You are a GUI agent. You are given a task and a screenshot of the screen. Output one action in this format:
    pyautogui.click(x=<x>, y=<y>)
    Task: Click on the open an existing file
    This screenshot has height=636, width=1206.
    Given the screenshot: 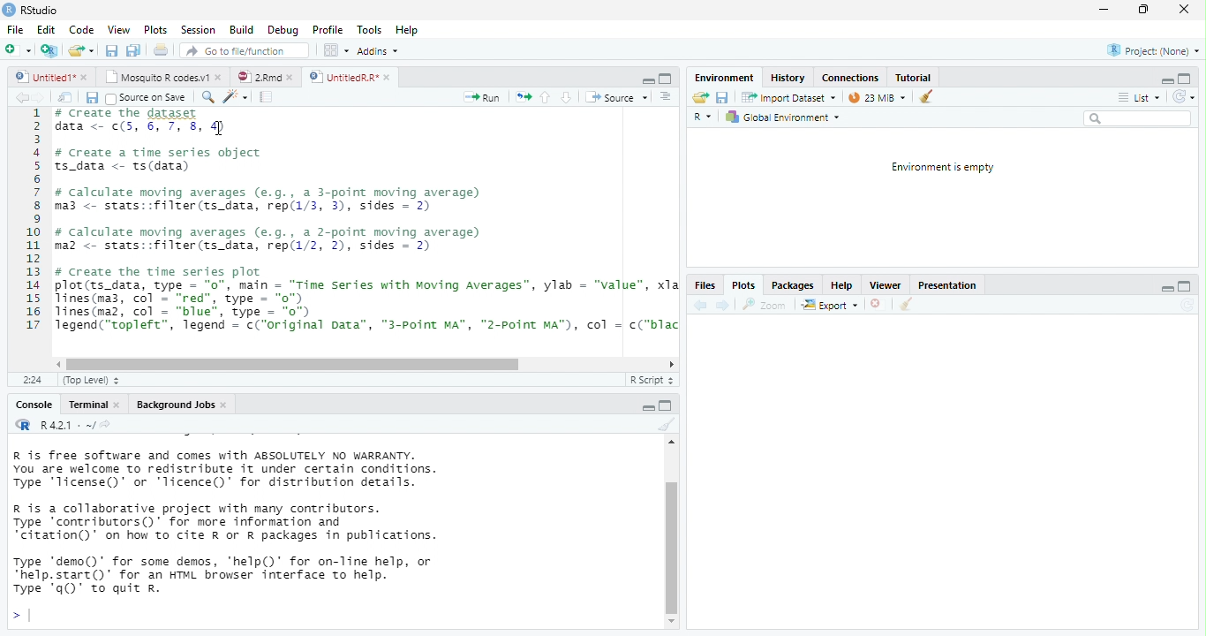 What is the action you would take?
    pyautogui.click(x=81, y=51)
    